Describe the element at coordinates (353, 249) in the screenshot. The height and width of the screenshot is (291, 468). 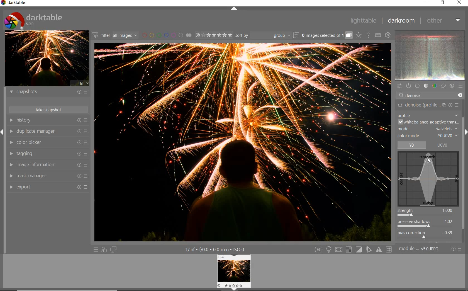
I see `Toggle modes` at that location.